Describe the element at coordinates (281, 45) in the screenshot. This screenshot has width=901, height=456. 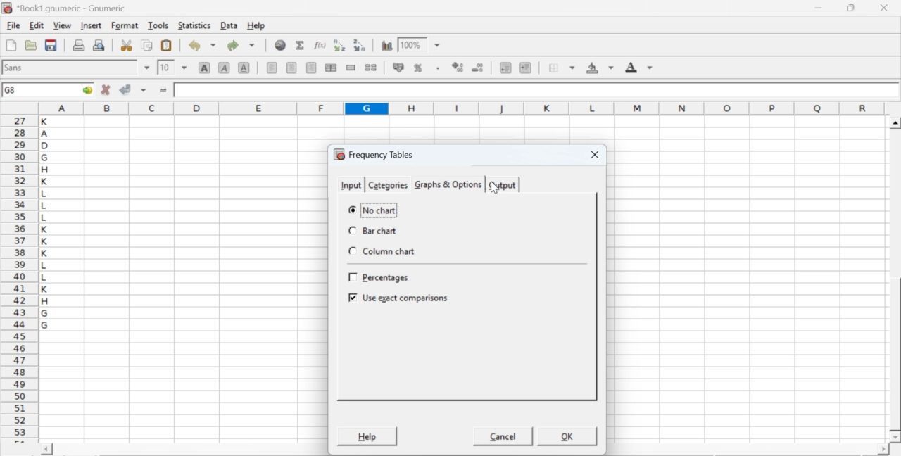
I see `insert hyperlink` at that location.